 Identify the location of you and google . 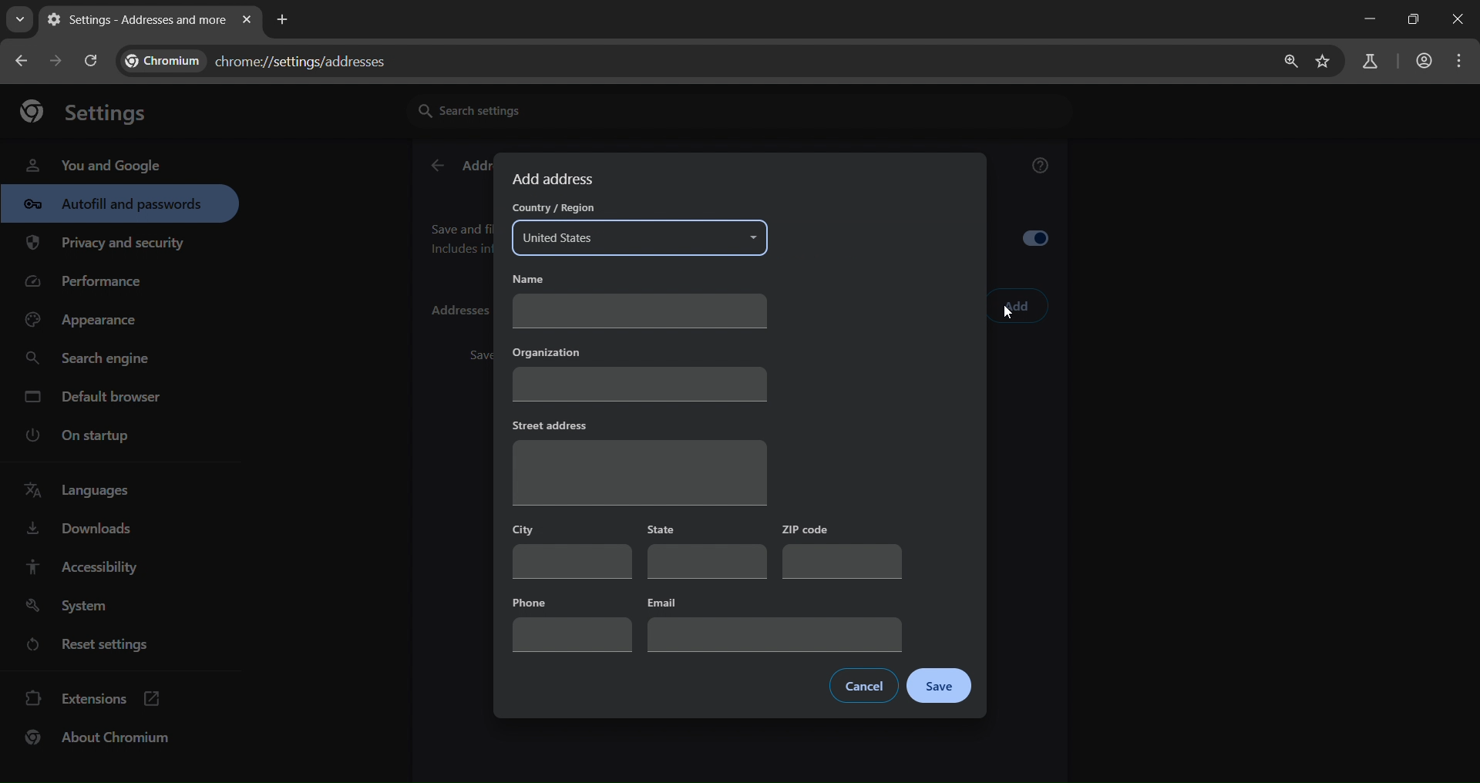
(92, 163).